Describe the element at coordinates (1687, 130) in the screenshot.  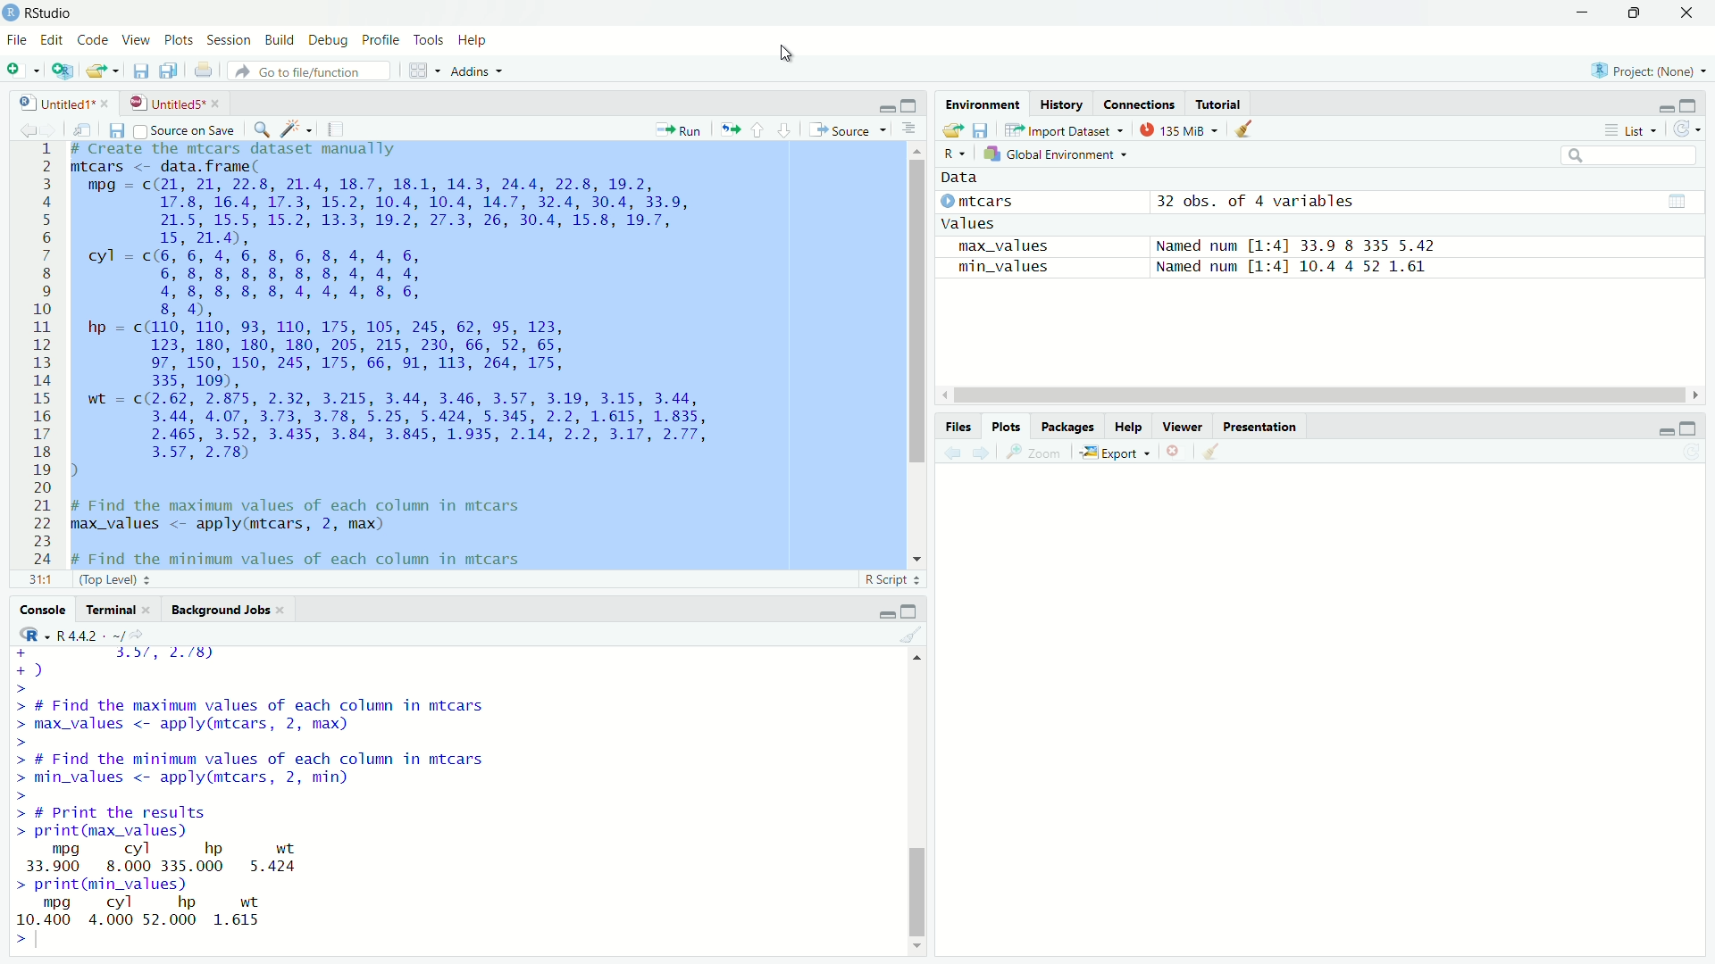
I see `refresh` at that location.